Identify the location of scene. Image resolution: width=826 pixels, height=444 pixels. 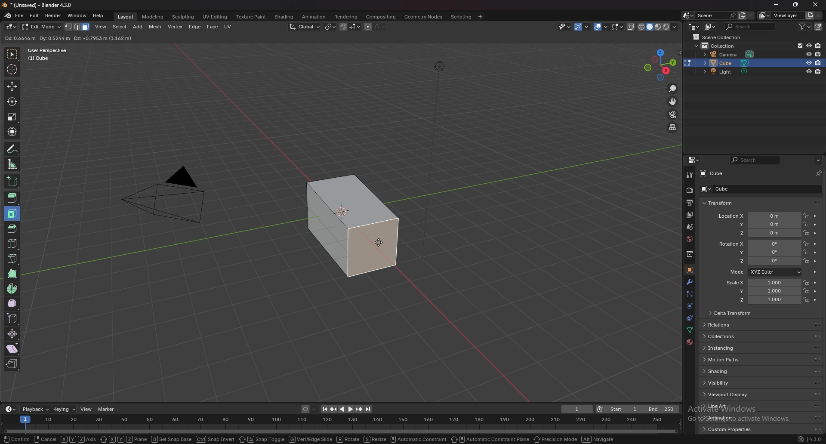
(715, 15).